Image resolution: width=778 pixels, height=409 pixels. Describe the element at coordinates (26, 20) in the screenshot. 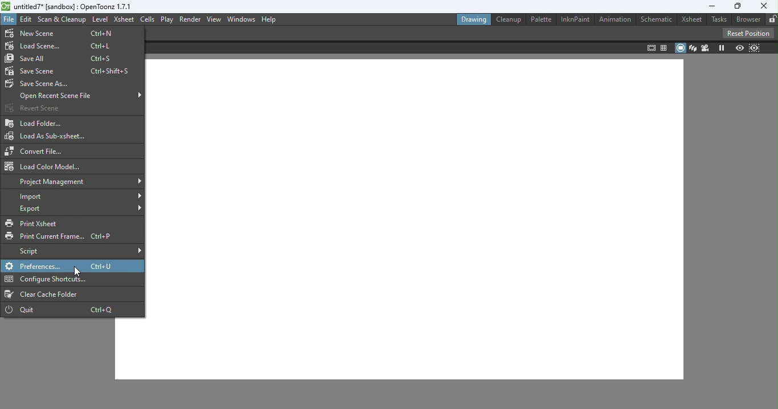

I see `Edit` at that location.